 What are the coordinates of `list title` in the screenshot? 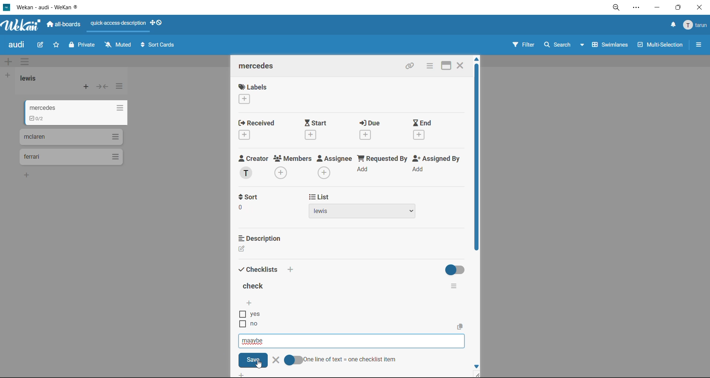 It's located at (31, 79).